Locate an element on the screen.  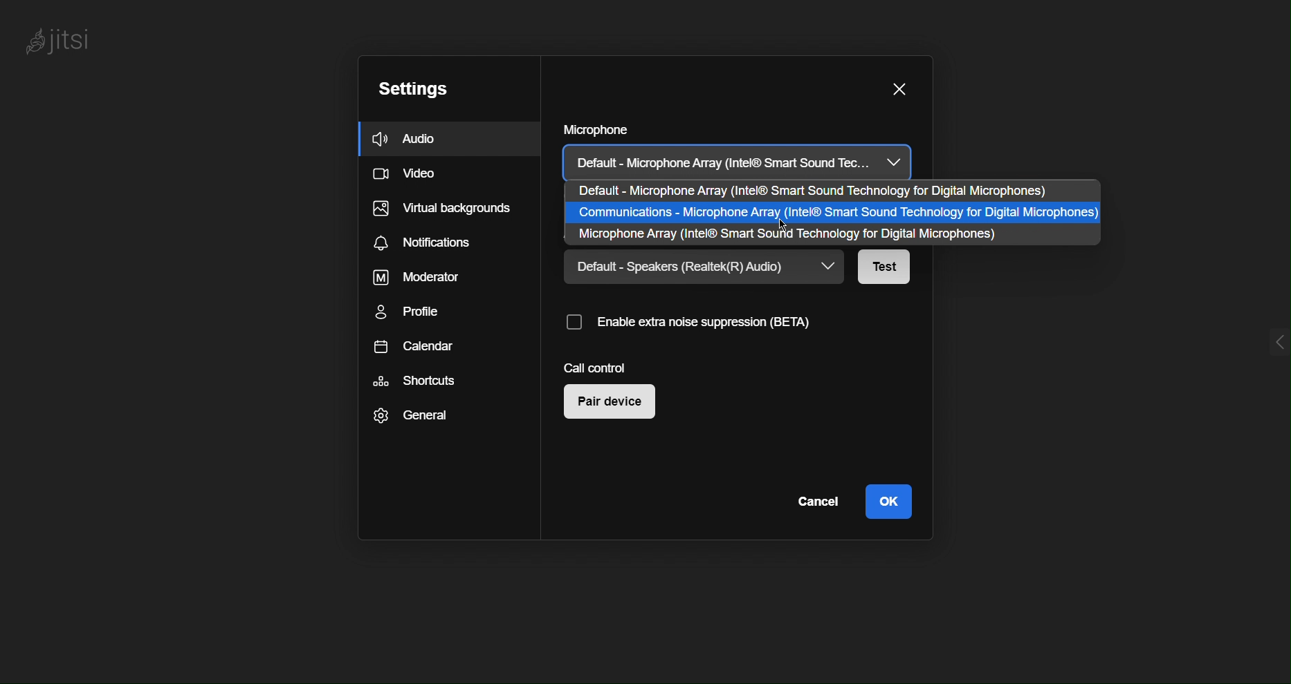
Virtual backgrounds is located at coordinates (443, 211).